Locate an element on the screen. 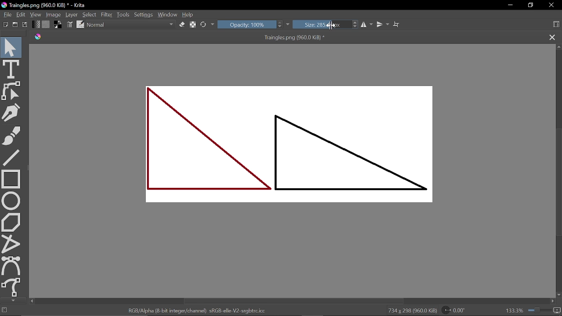  Two triangles is located at coordinates (296, 148).